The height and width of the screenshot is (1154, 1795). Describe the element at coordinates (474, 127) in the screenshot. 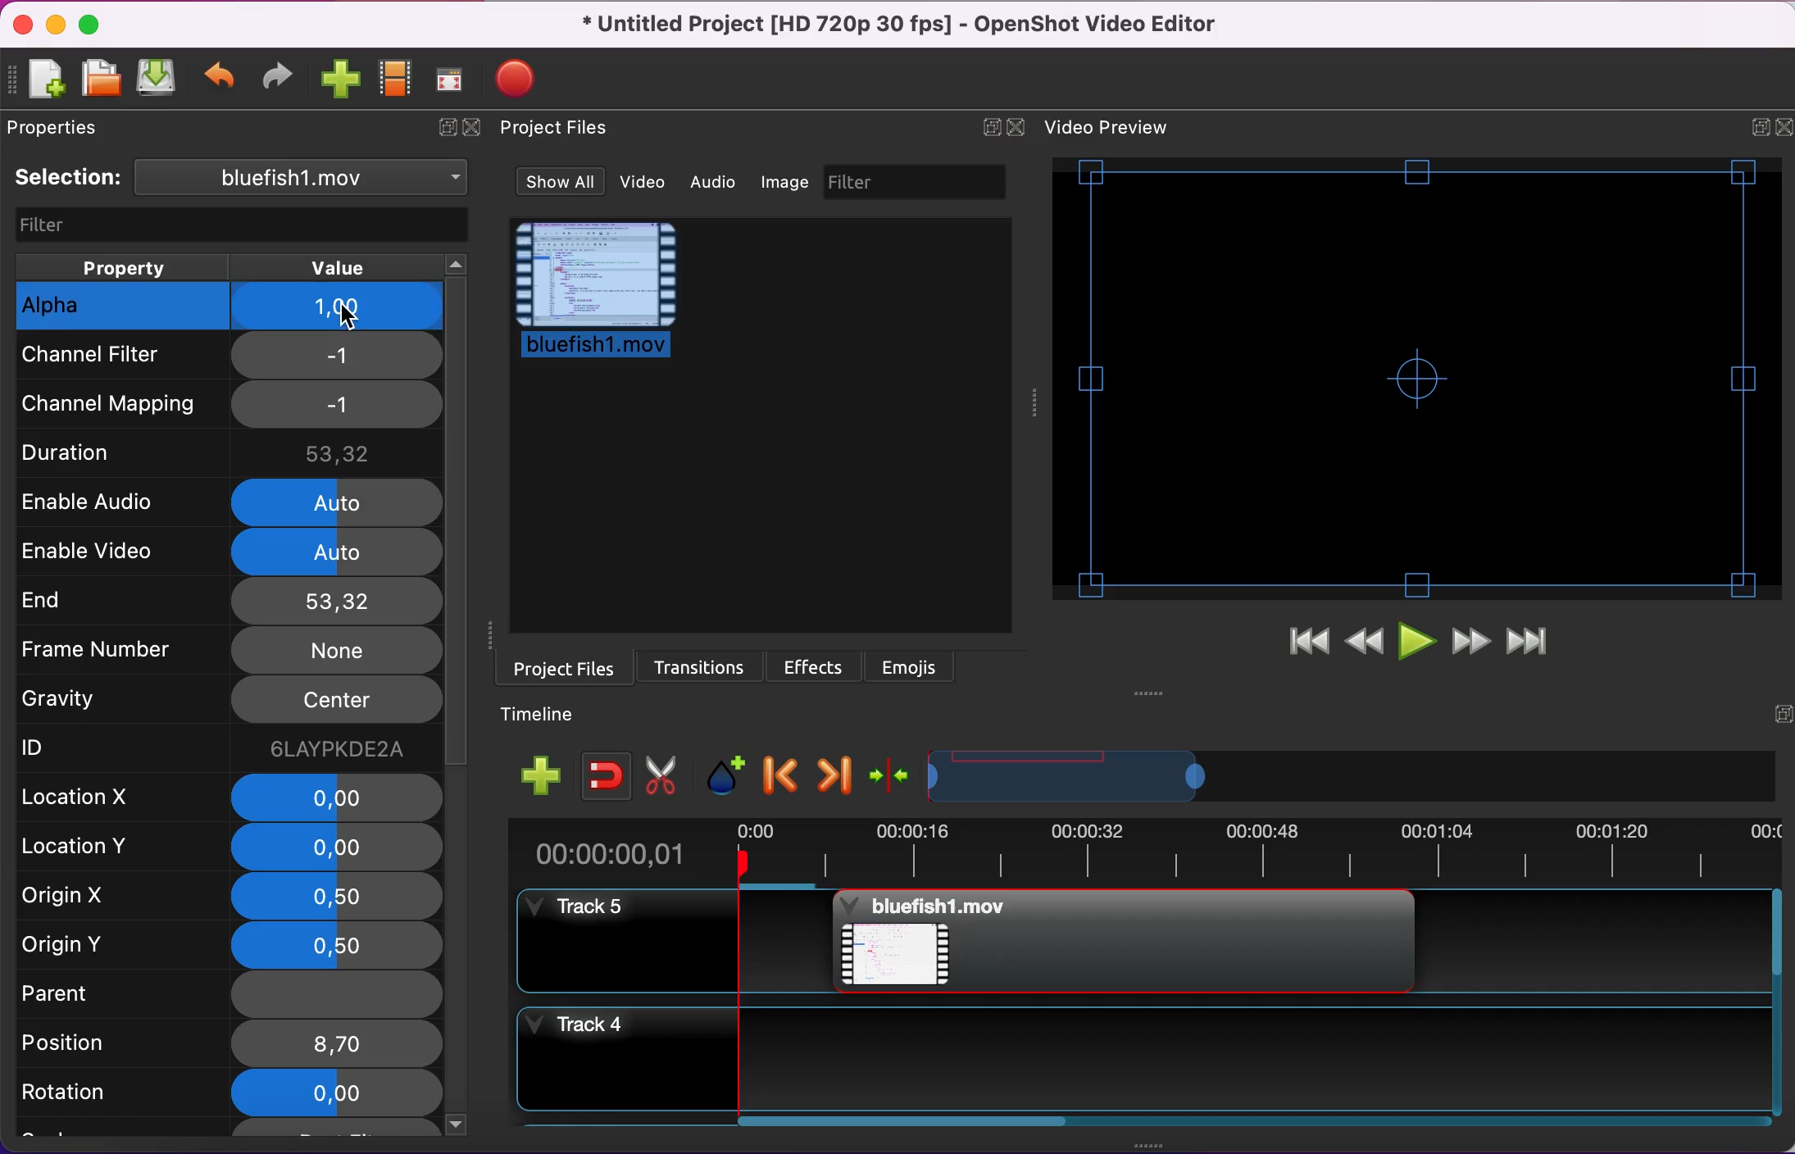

I see `close` at that location.